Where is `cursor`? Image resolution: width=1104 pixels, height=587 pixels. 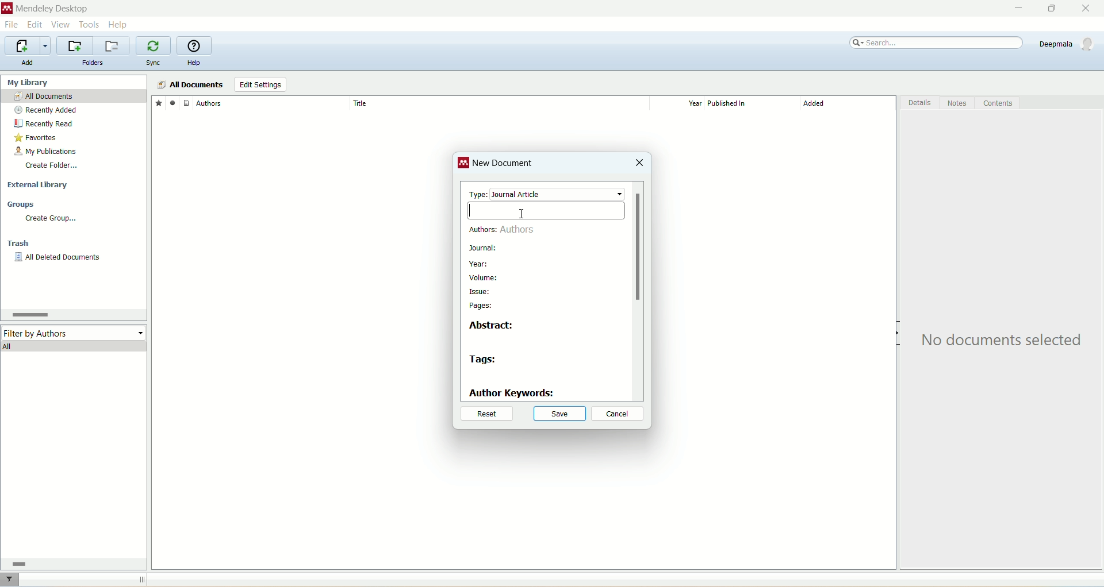
cursor is located at coordinates (475, 210).